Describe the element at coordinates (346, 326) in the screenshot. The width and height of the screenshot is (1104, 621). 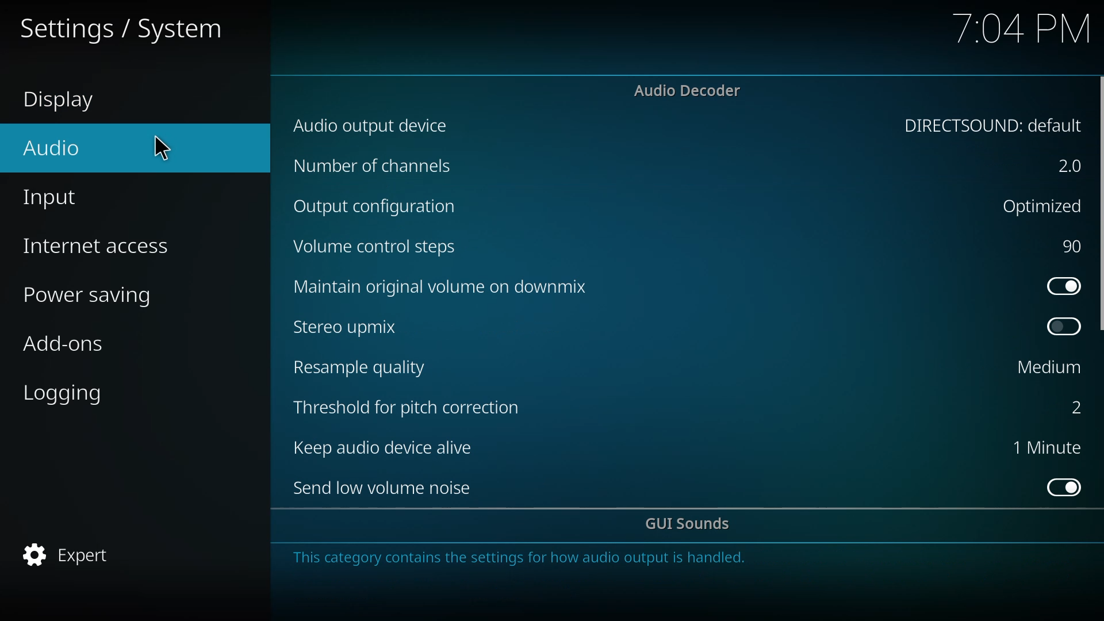
I see `stereo upmix` at that location.